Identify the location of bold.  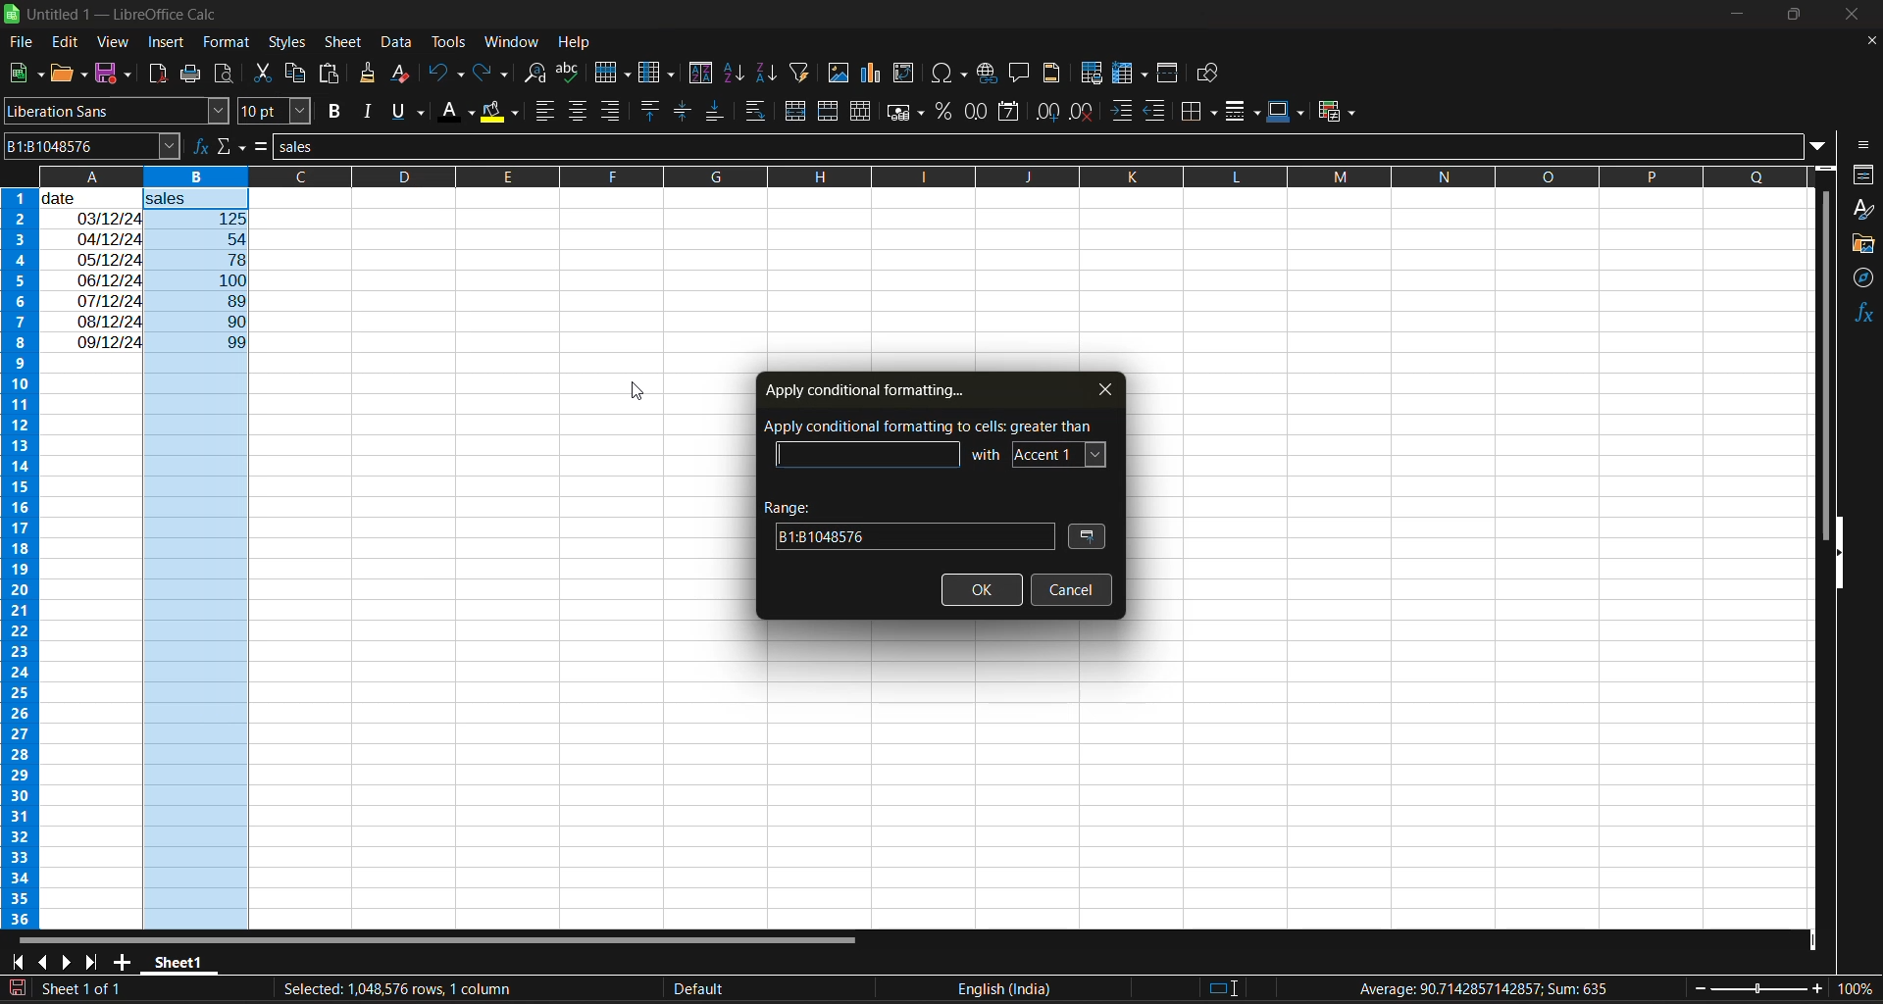
(339, 111).